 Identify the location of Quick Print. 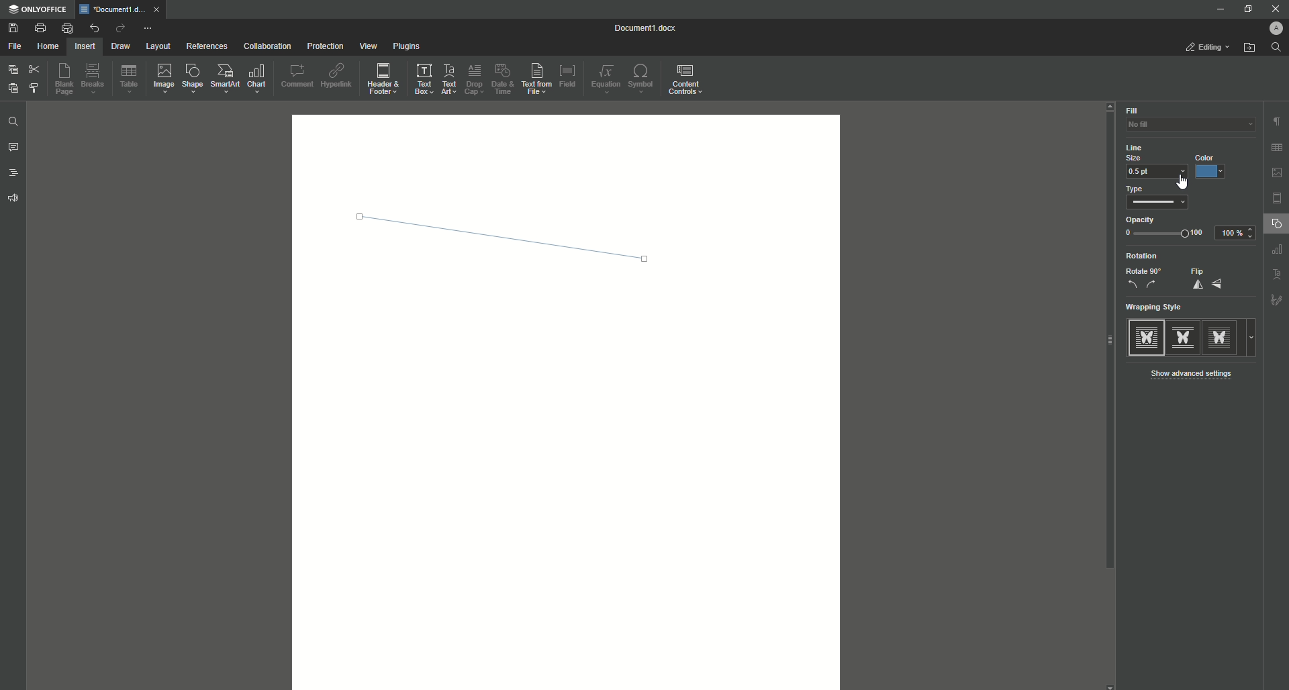
(66, 28).